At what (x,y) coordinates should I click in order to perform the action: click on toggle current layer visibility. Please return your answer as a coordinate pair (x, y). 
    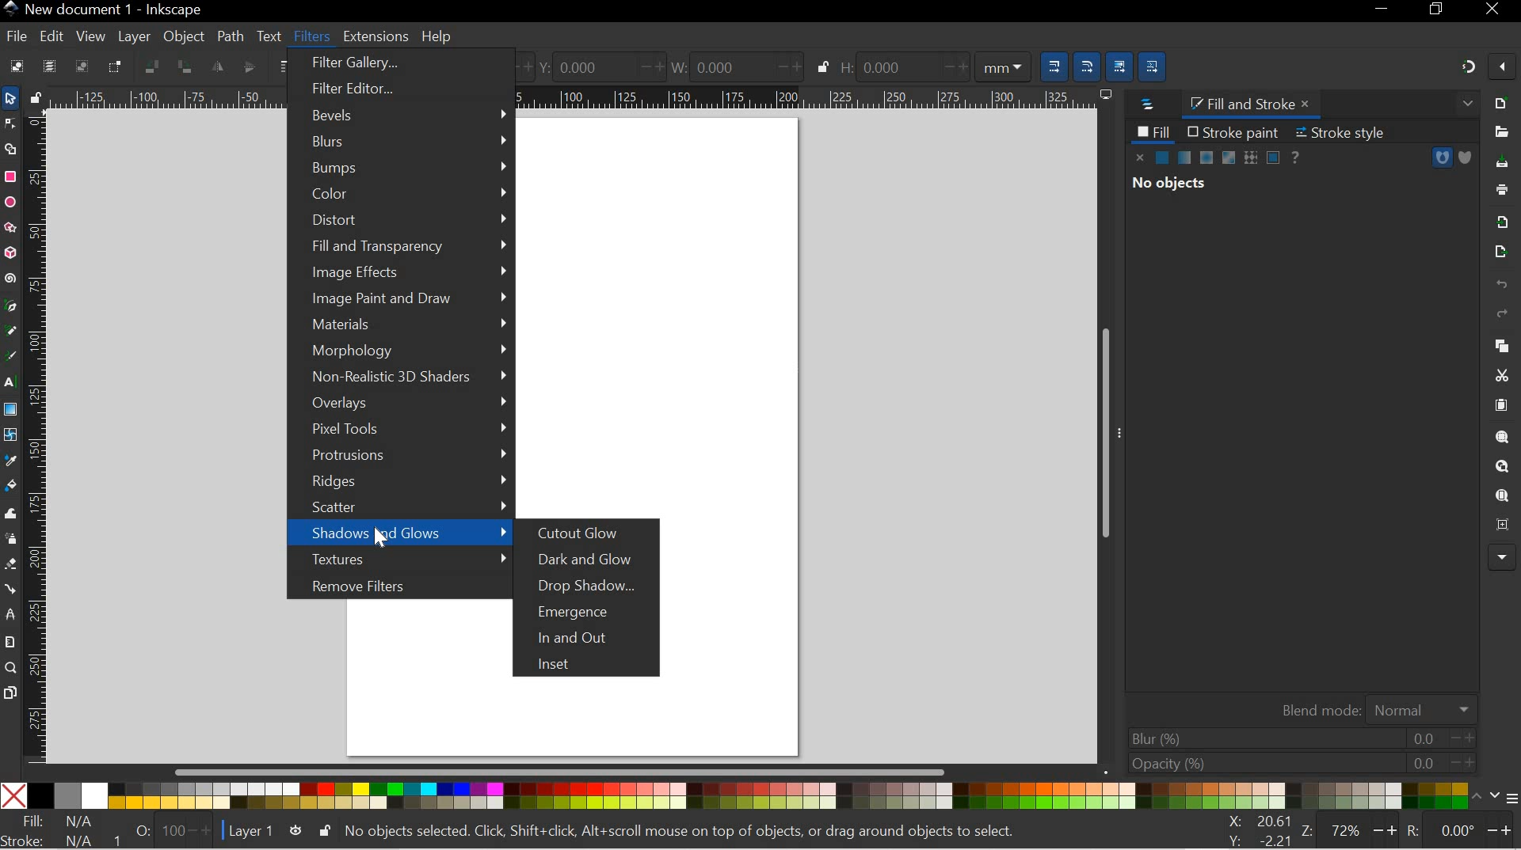
    Looking at the image, I should click on (295, 830).